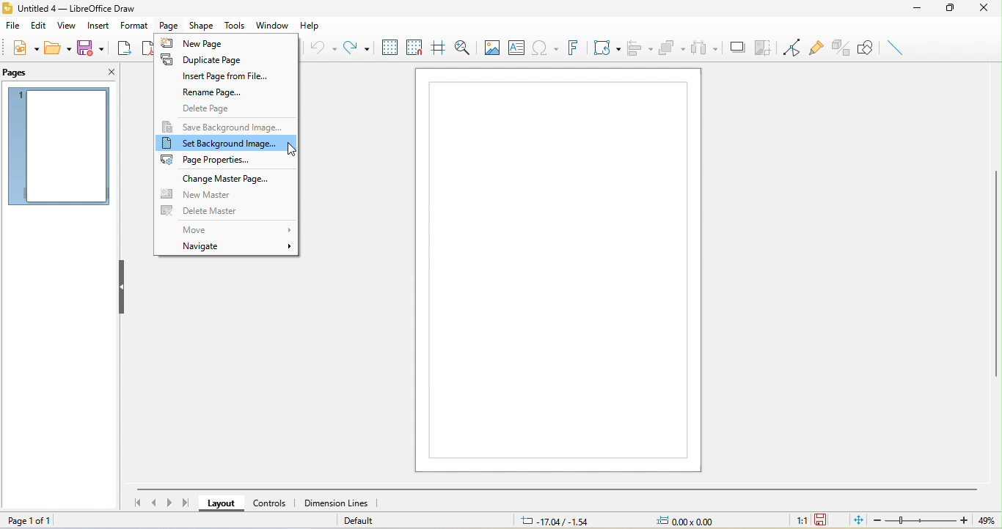 The width and height of the screenshot is (1002, 529). I want to click on show draw function, so click(866, 48).